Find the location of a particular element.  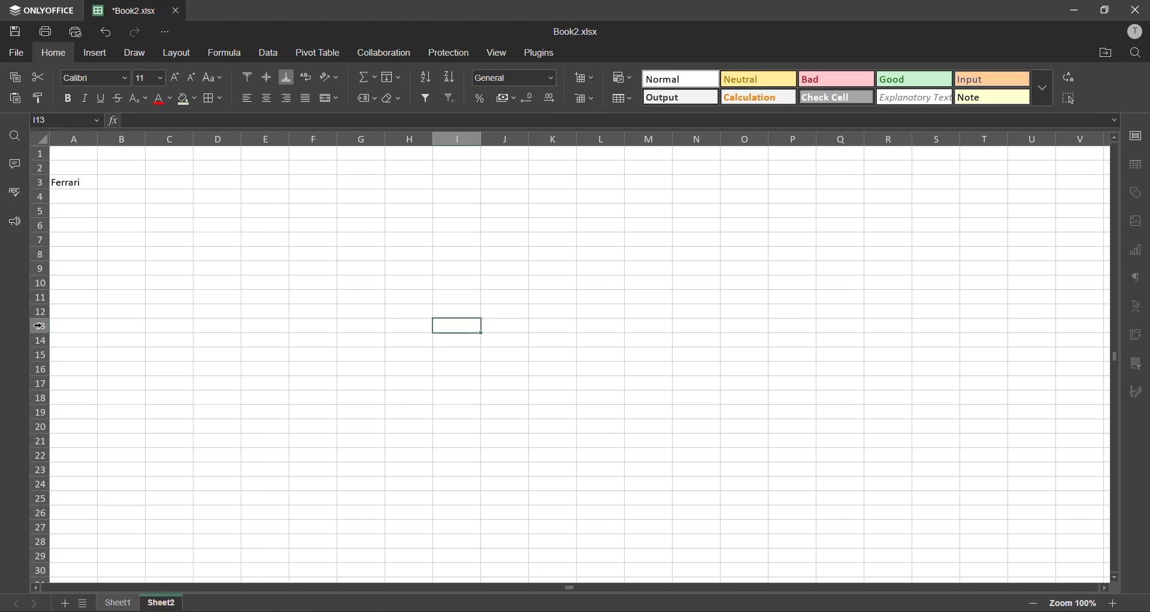

comments is located at coordinates (12, 165).